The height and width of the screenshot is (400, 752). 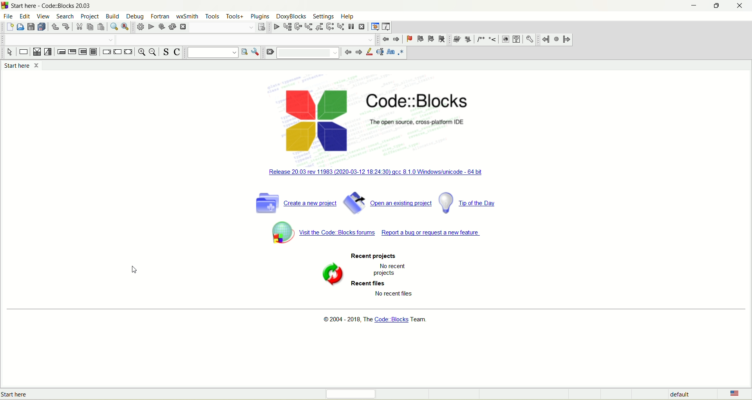 What do you see at coordinates (48, 52) in the screenshot?
I see `selection` at bounding box center [48, 52].